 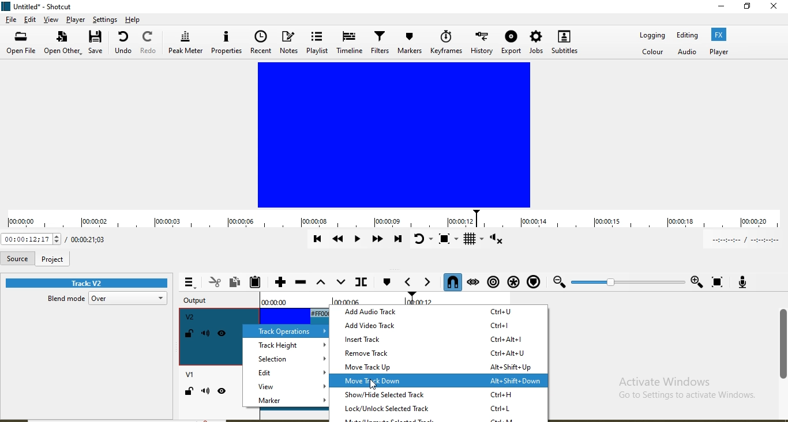 I want to click on Skip to the next point , so click(x=396, y=240).